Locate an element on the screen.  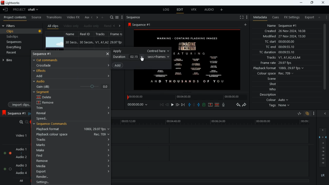
text is located at coordinates (162, 38).